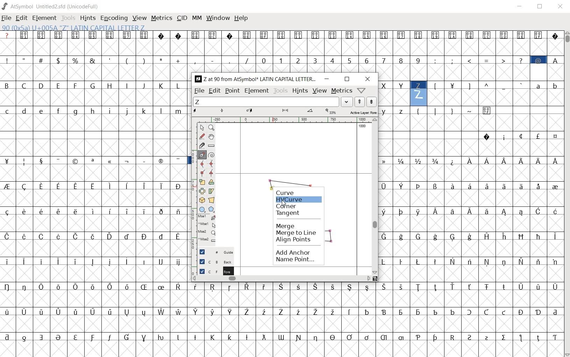 This screenshot has height=357, width=570. Describe the element at coordinates (202, 209) in the screenshot. I see `rectangle or ellipse` at that location.